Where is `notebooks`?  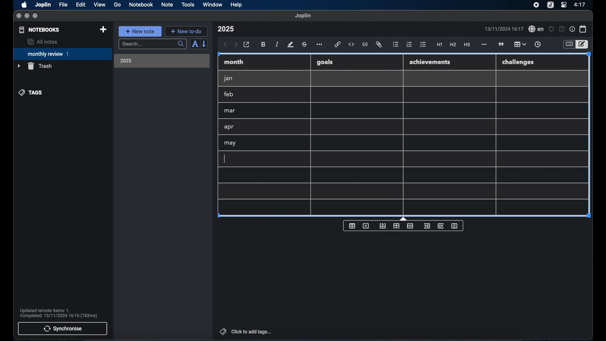
notebooks is located at coordinates (39, 30).